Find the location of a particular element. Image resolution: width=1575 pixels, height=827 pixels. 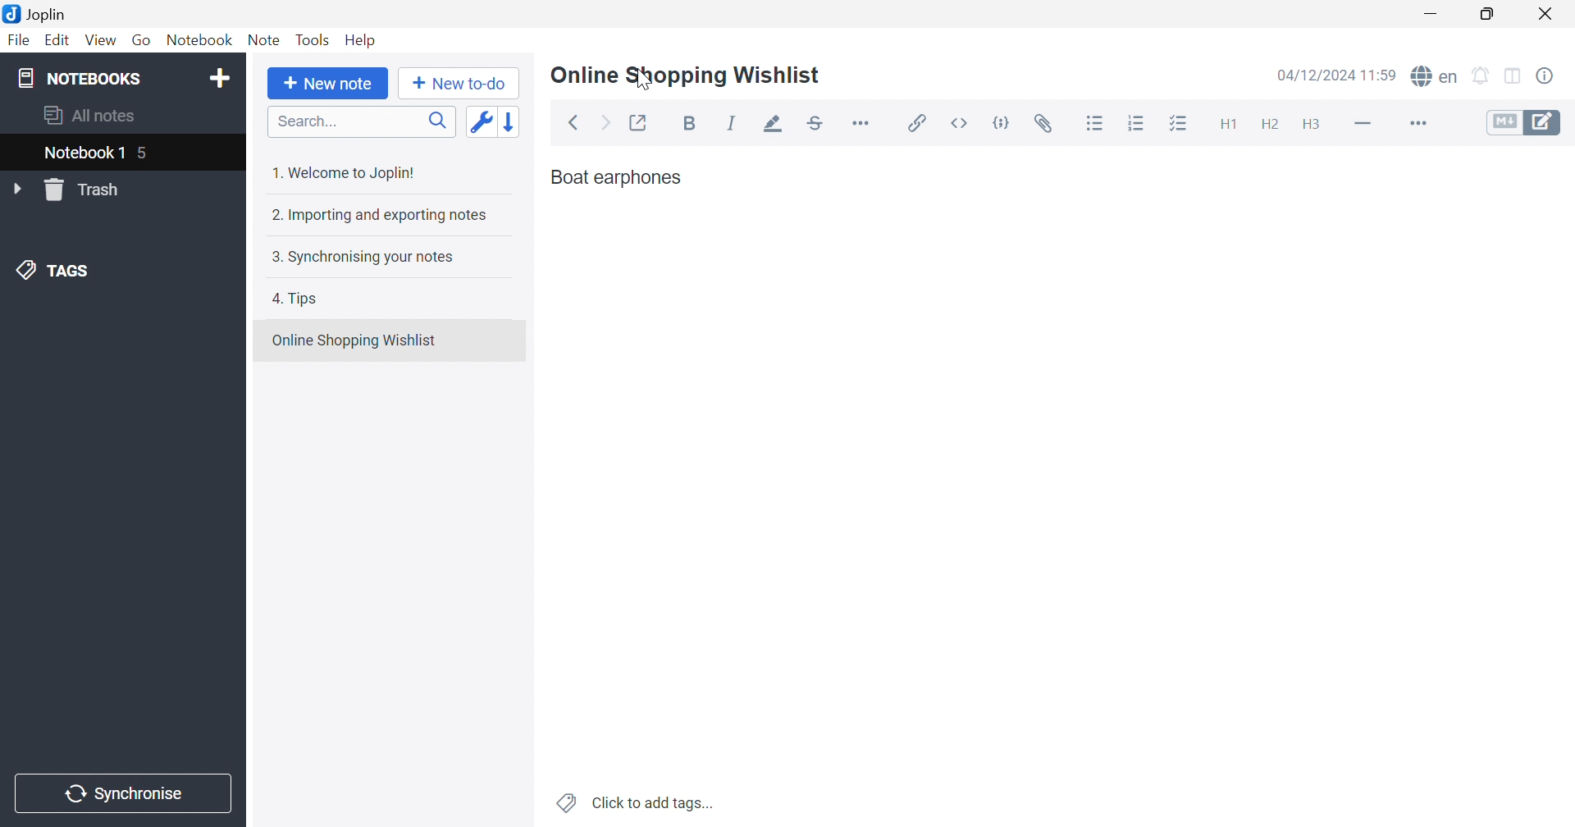

Toggle editor layout is located at coordinates (1514, 77).